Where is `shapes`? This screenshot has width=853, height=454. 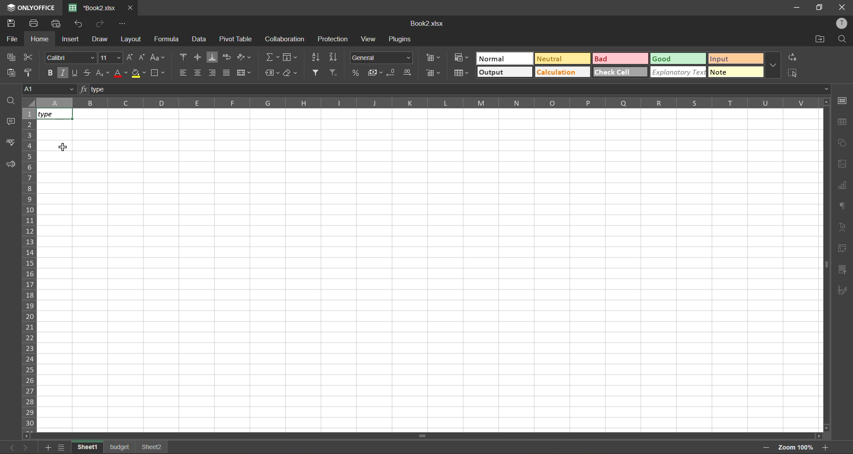 shapes is located at coordinates (843, 145).